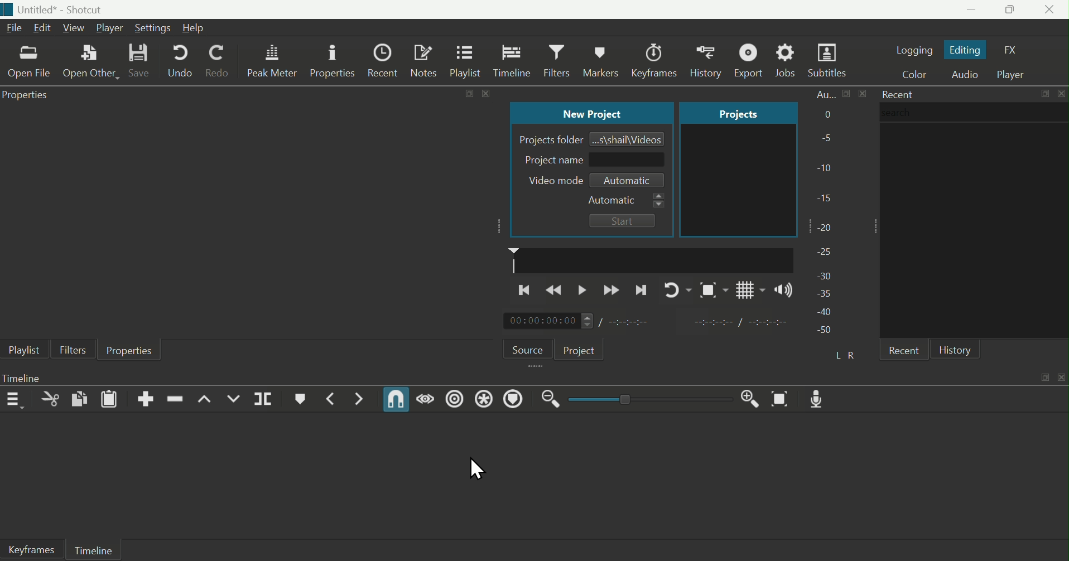 Image resolution: width=1069 pixels, height=561 pixels. What do you see at coordinates (957, 349) in the screenshot?
I see `History` at bounding box center [957, 349].